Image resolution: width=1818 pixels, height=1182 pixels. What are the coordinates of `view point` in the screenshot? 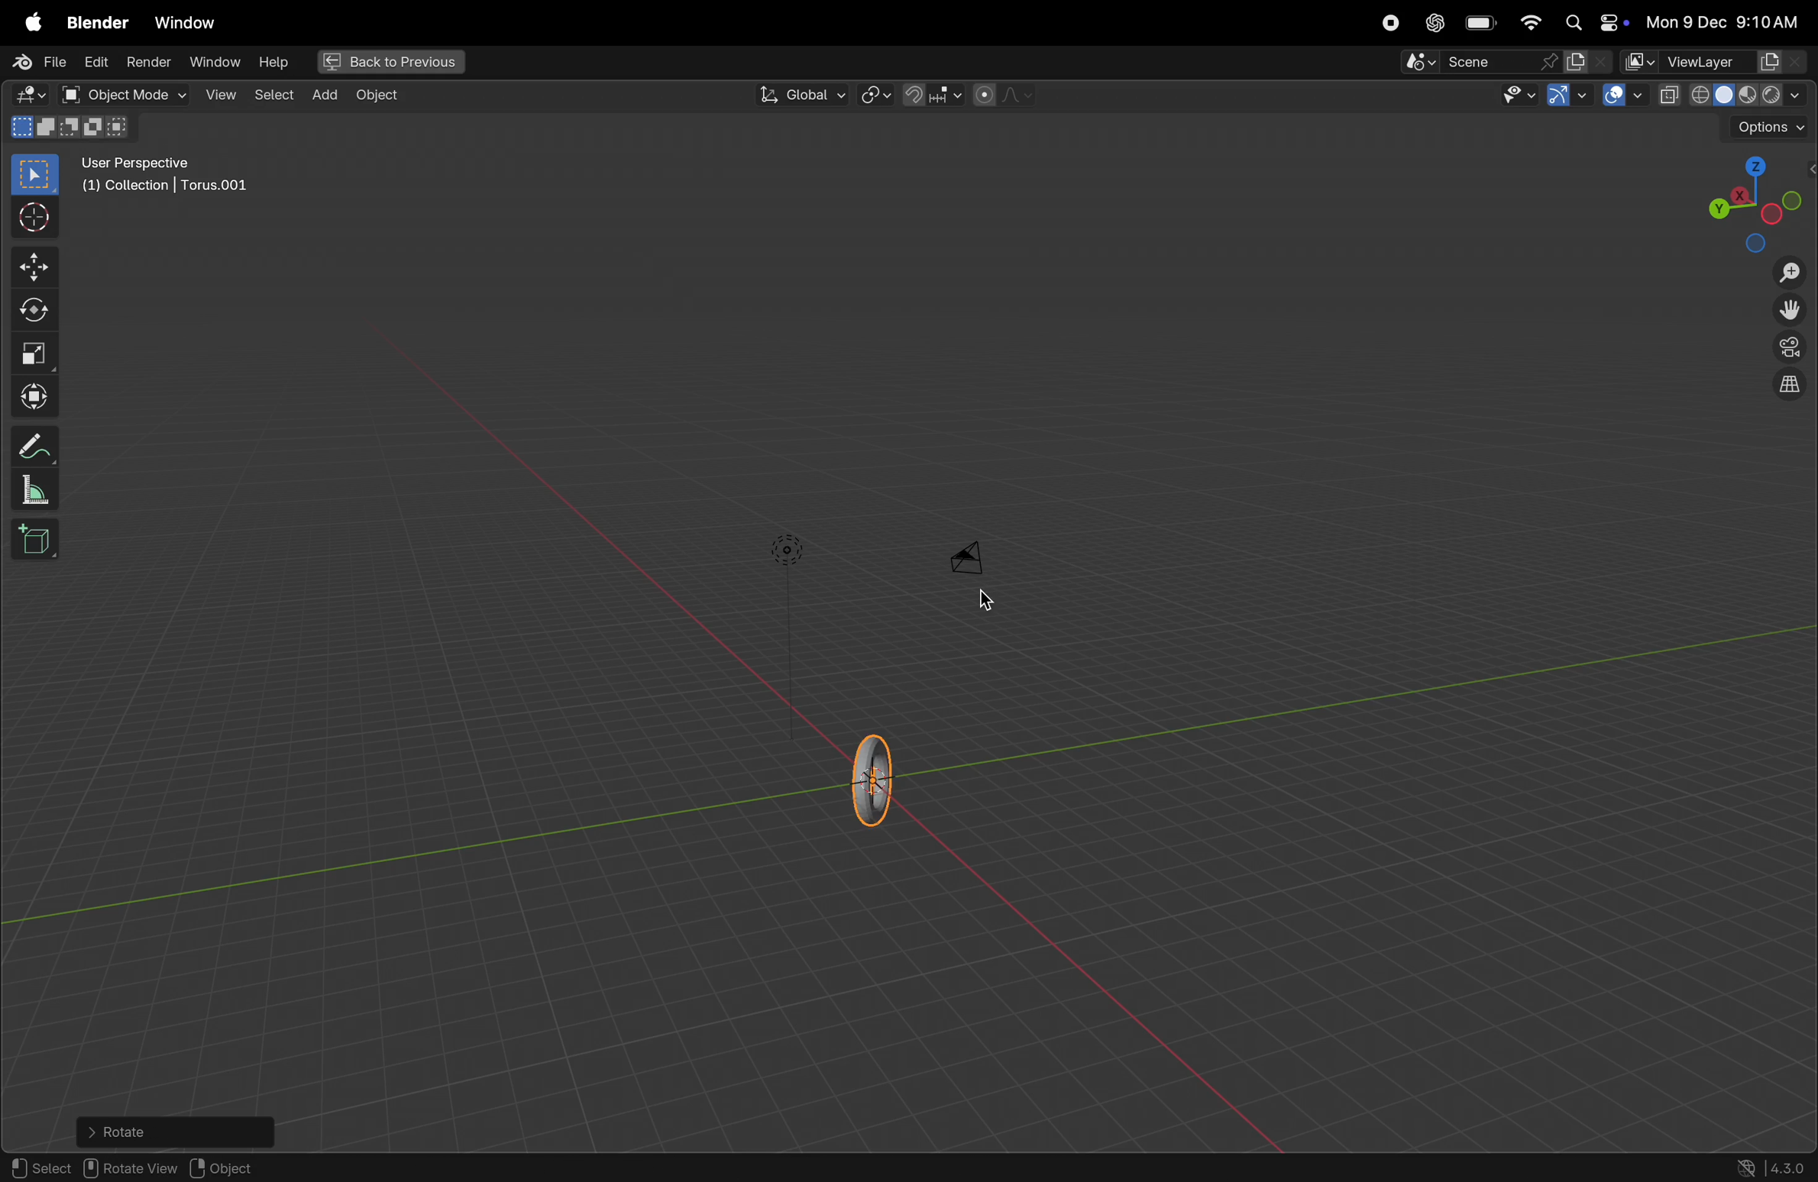 It's located at (1751, 200).